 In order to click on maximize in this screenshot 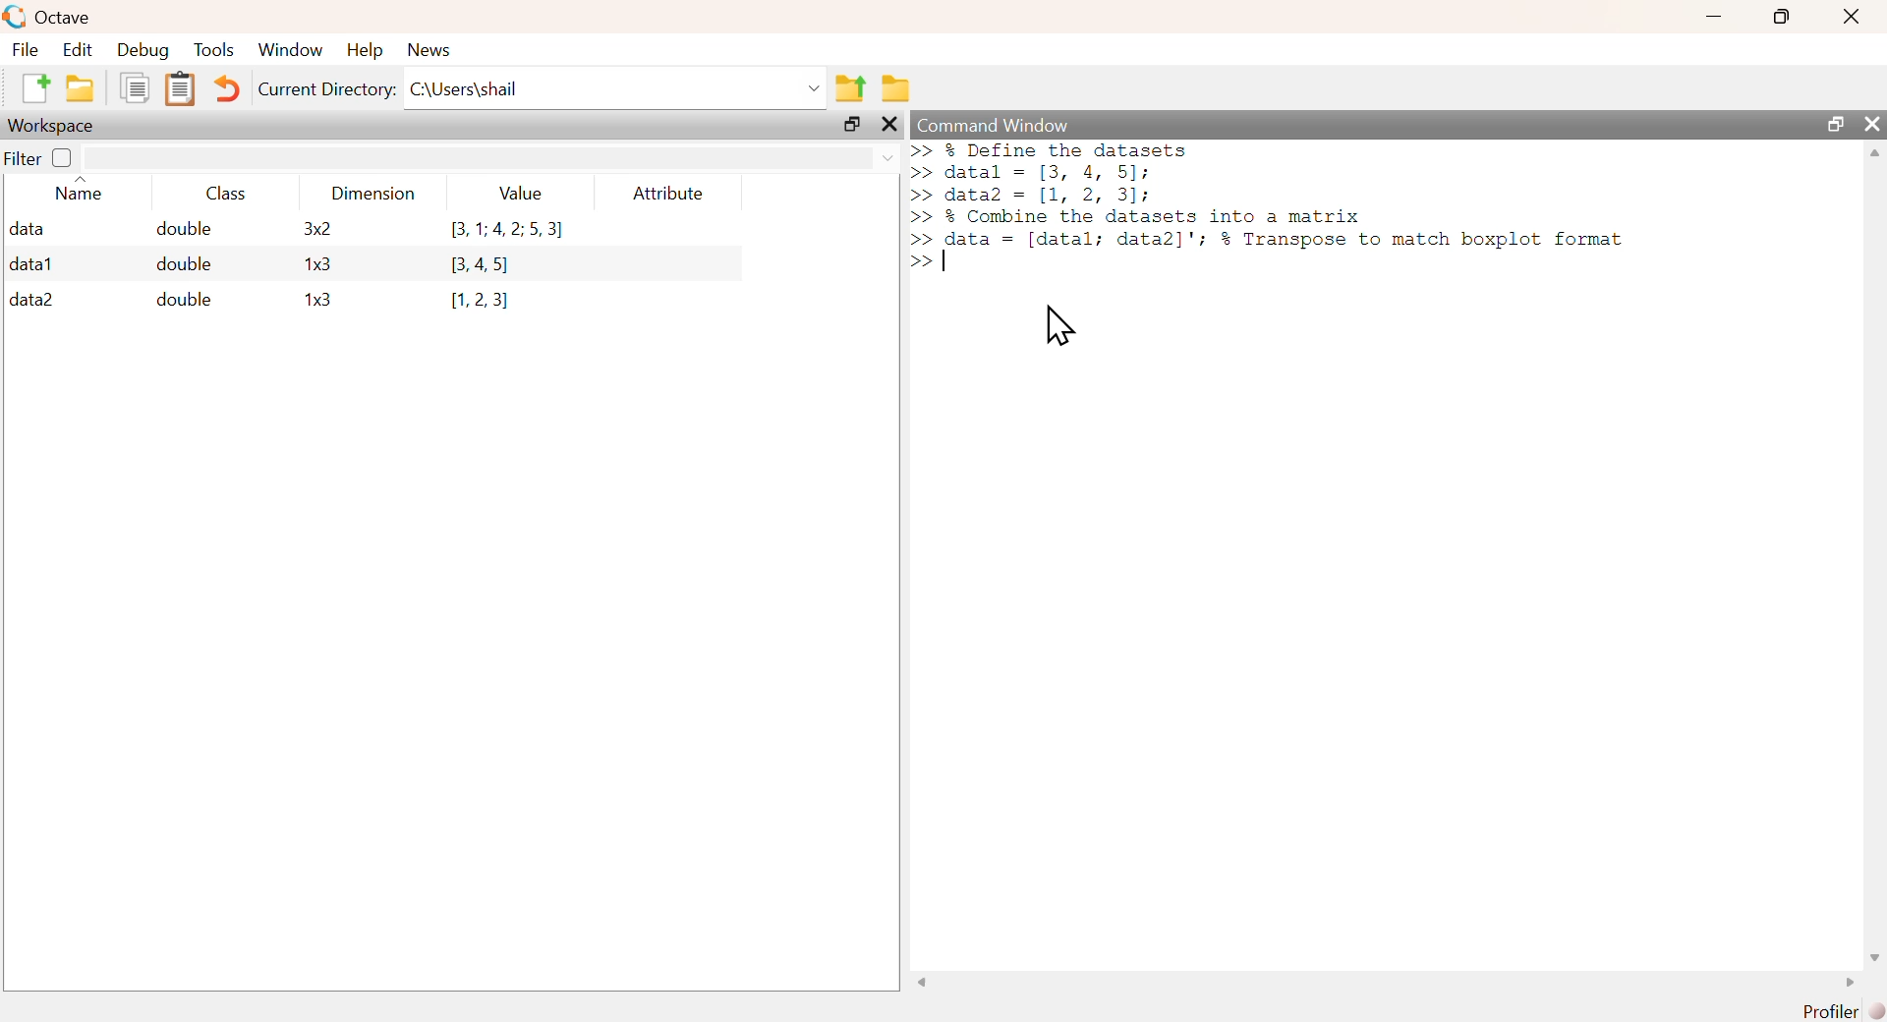, I will do `click(853, 127)`.